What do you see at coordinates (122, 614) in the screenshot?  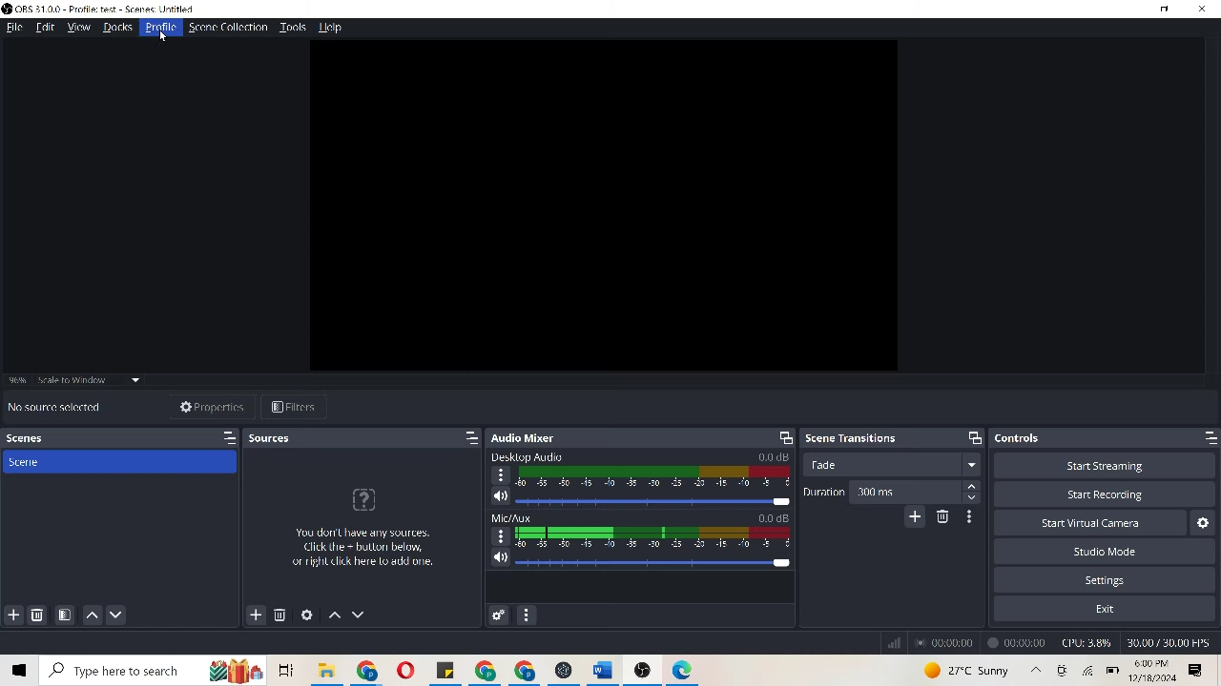 I see `move scene down` at bounding box center [122, 614].